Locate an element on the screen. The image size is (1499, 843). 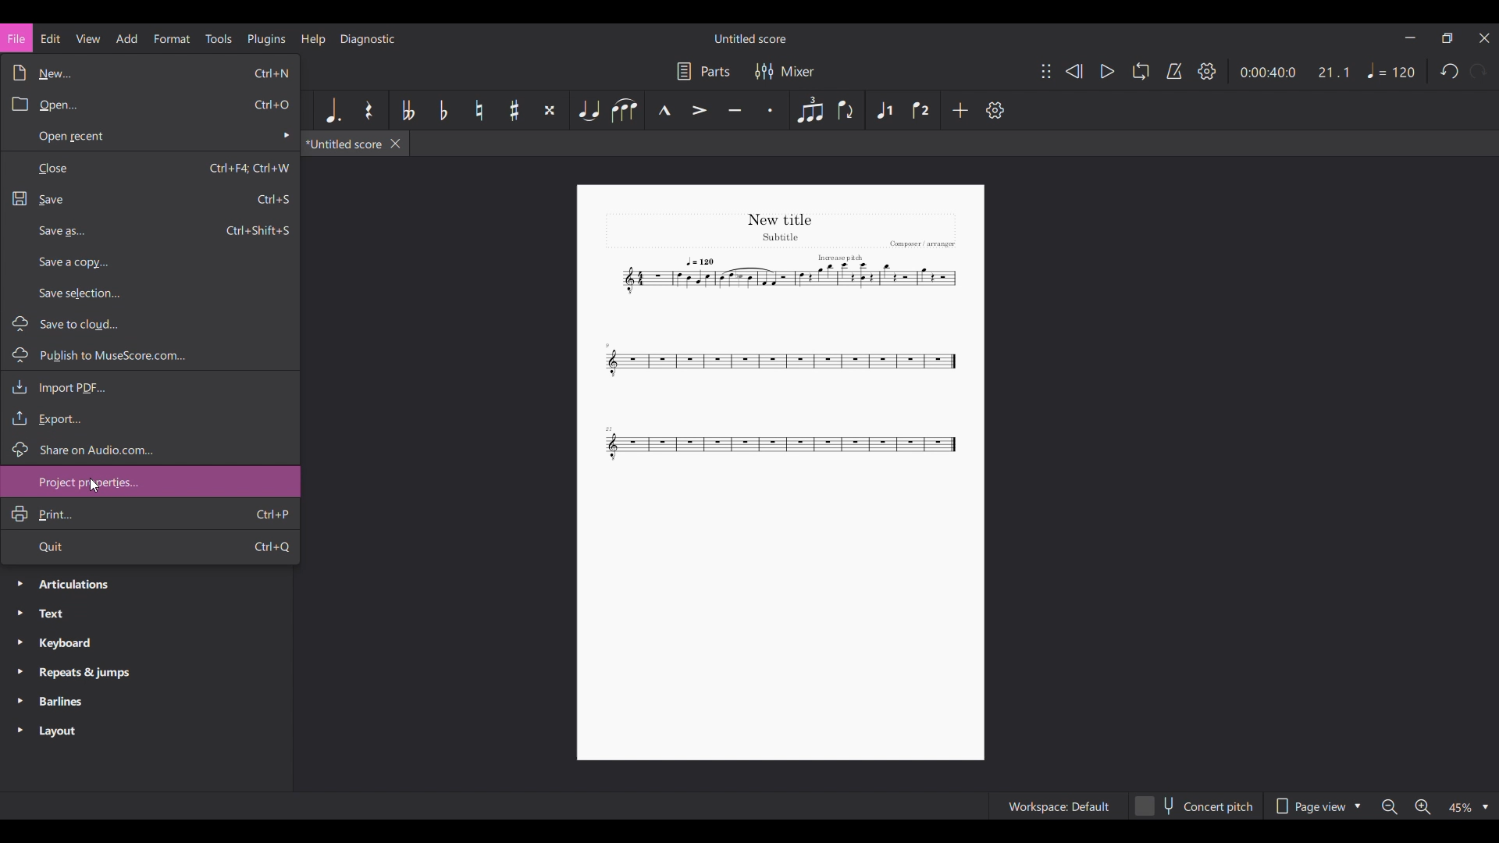
Untitled score is located at coordinates (749, 39).